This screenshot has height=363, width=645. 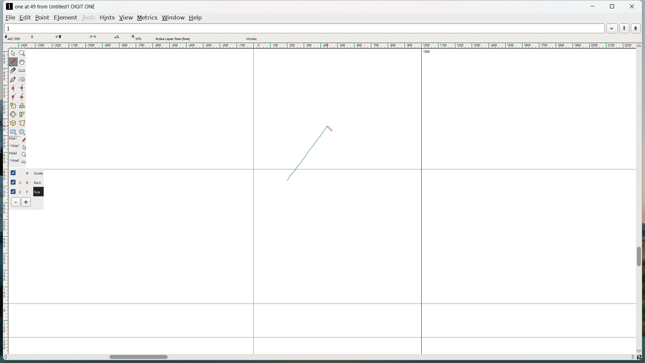 What do you see at coordinates (32, 191) in the screenshot?
I see `C F Fore` at bounding box center [32, 191].